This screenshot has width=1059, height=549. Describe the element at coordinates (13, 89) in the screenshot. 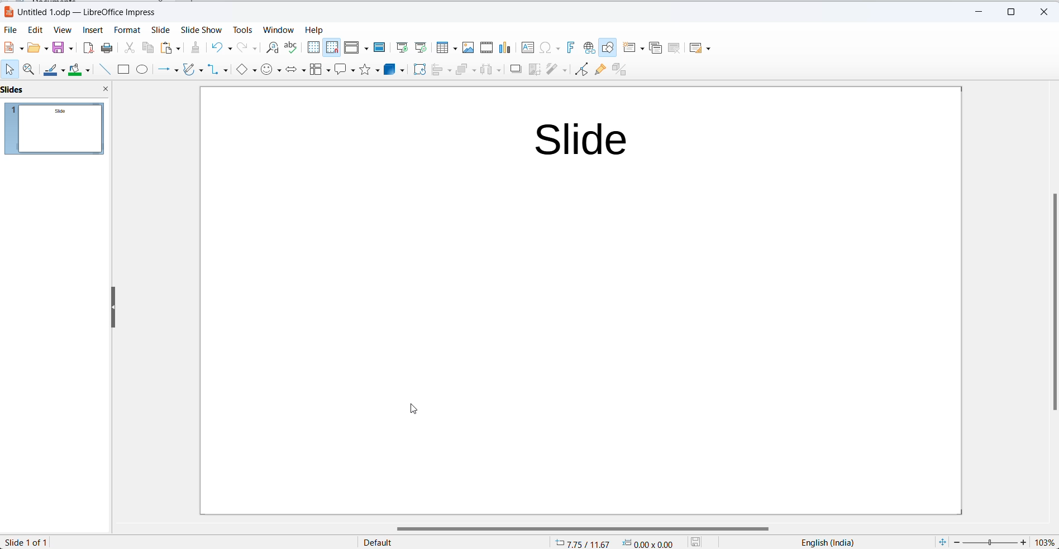

I see `slides` at that location.